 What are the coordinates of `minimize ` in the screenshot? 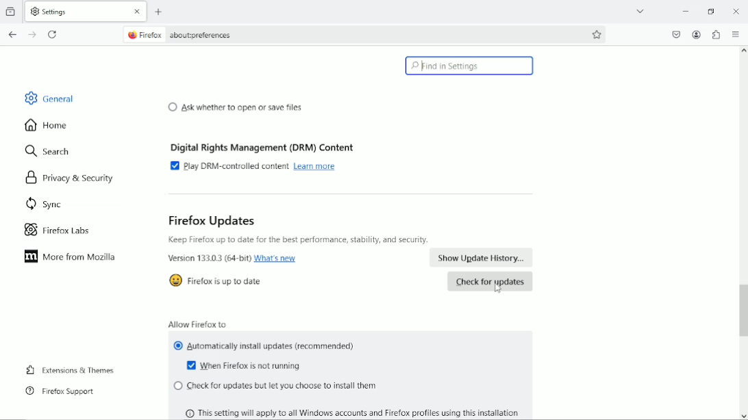 It's located at (684, 10).